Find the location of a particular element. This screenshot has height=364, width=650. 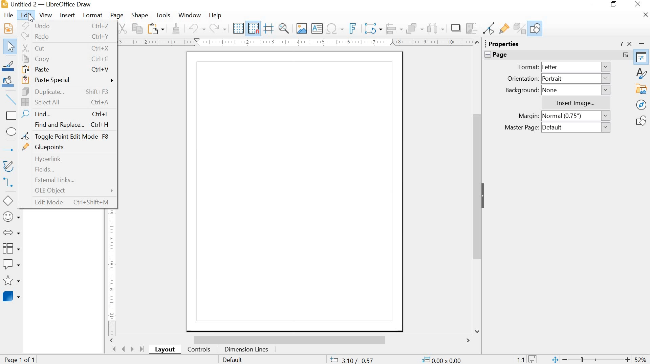

Lines and Arrows (double click for multi-selection) is located at coordinates (10, 150).